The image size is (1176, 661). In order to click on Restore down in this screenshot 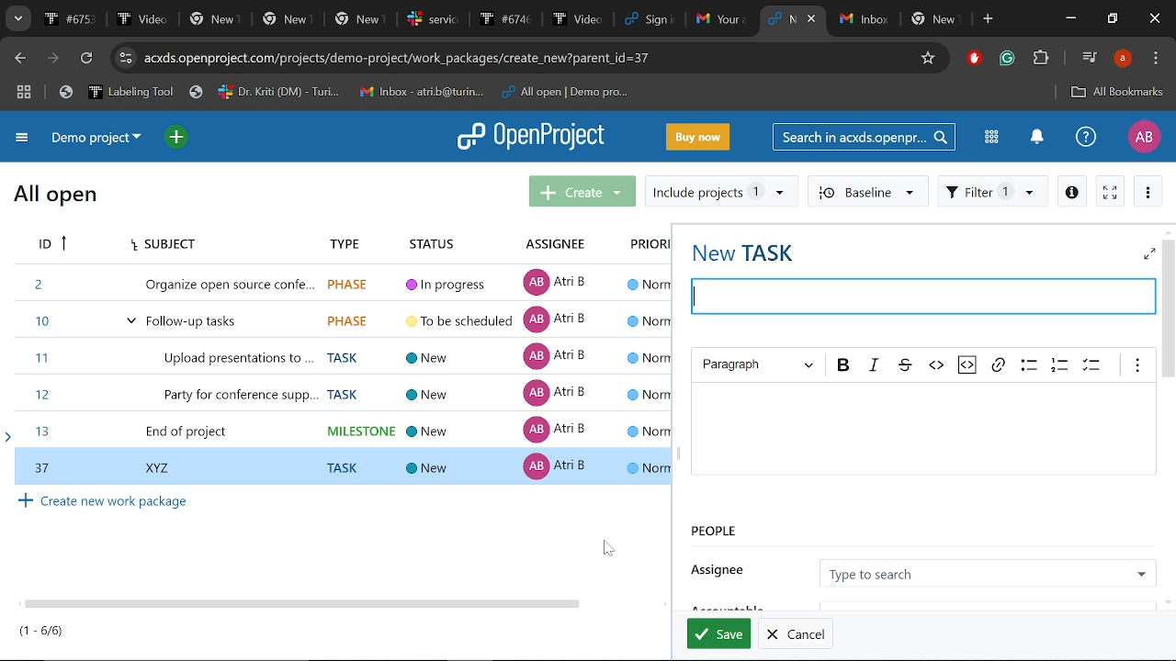, I will do `click(1112, 19)`.